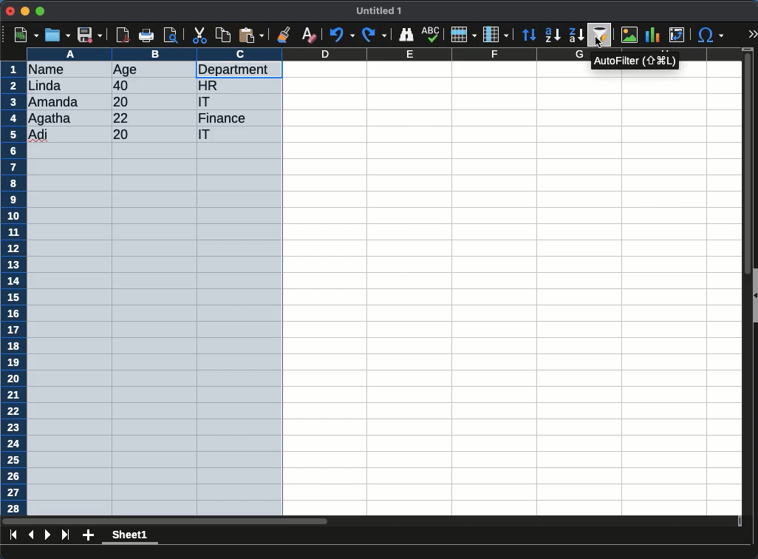 The width and height of the screenshot is (758, 559). I want to click on collapse, so click(754, 294).